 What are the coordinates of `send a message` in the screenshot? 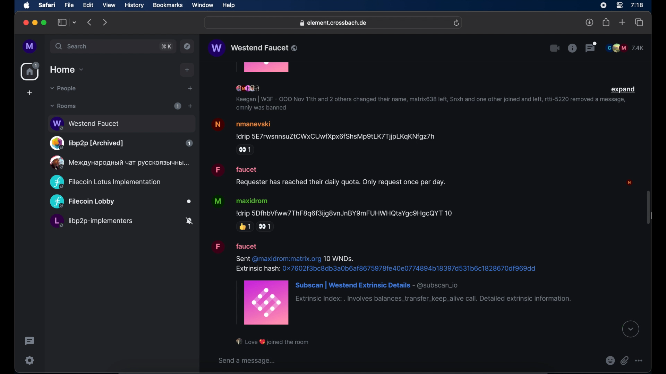 It's located at (248, 360).